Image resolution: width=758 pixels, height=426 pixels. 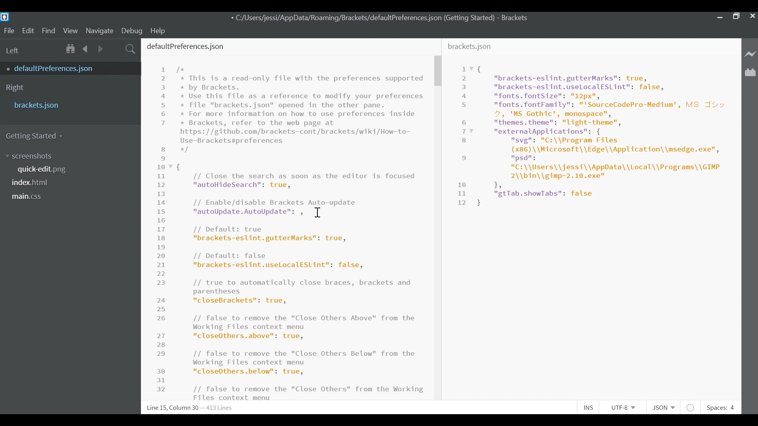 What do you see at coordinates (46, 169) in the screenshot?
I see `quickedit.png` at bounding box center [46, 169].